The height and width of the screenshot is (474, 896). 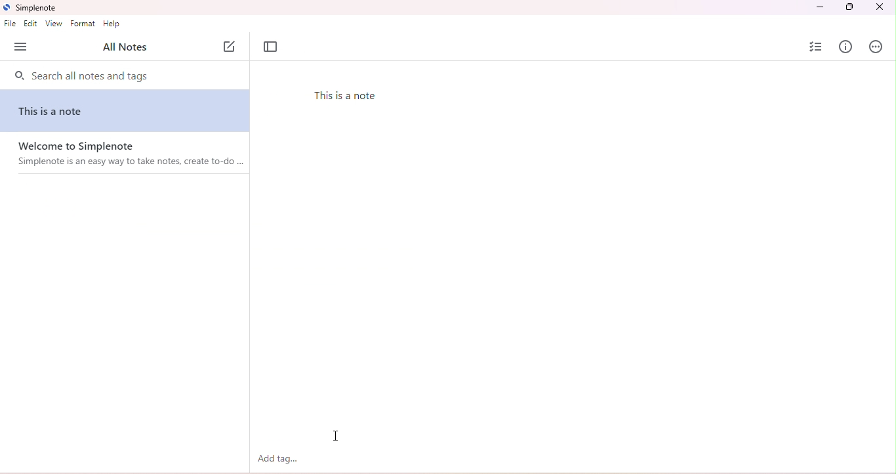 I want to click on info, so click(x=846, y=47).